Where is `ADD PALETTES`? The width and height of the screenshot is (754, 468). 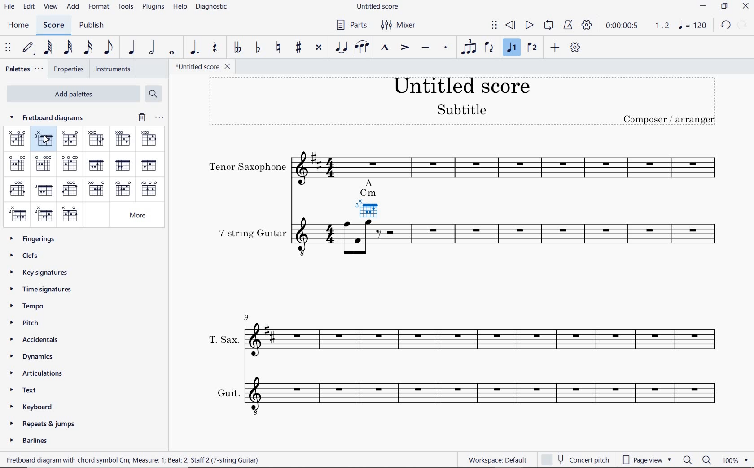
ADD PALETTES is located at coordinates (74, 93).